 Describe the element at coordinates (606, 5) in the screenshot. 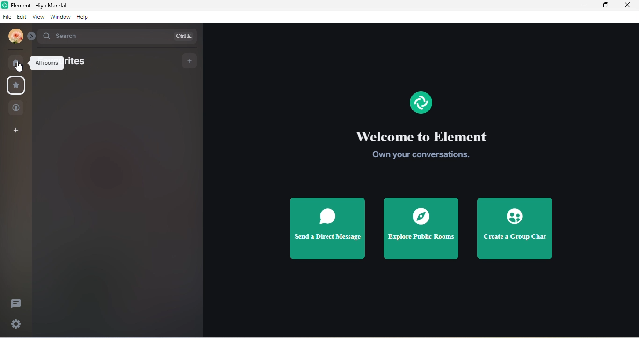

I see `restore` at that location.